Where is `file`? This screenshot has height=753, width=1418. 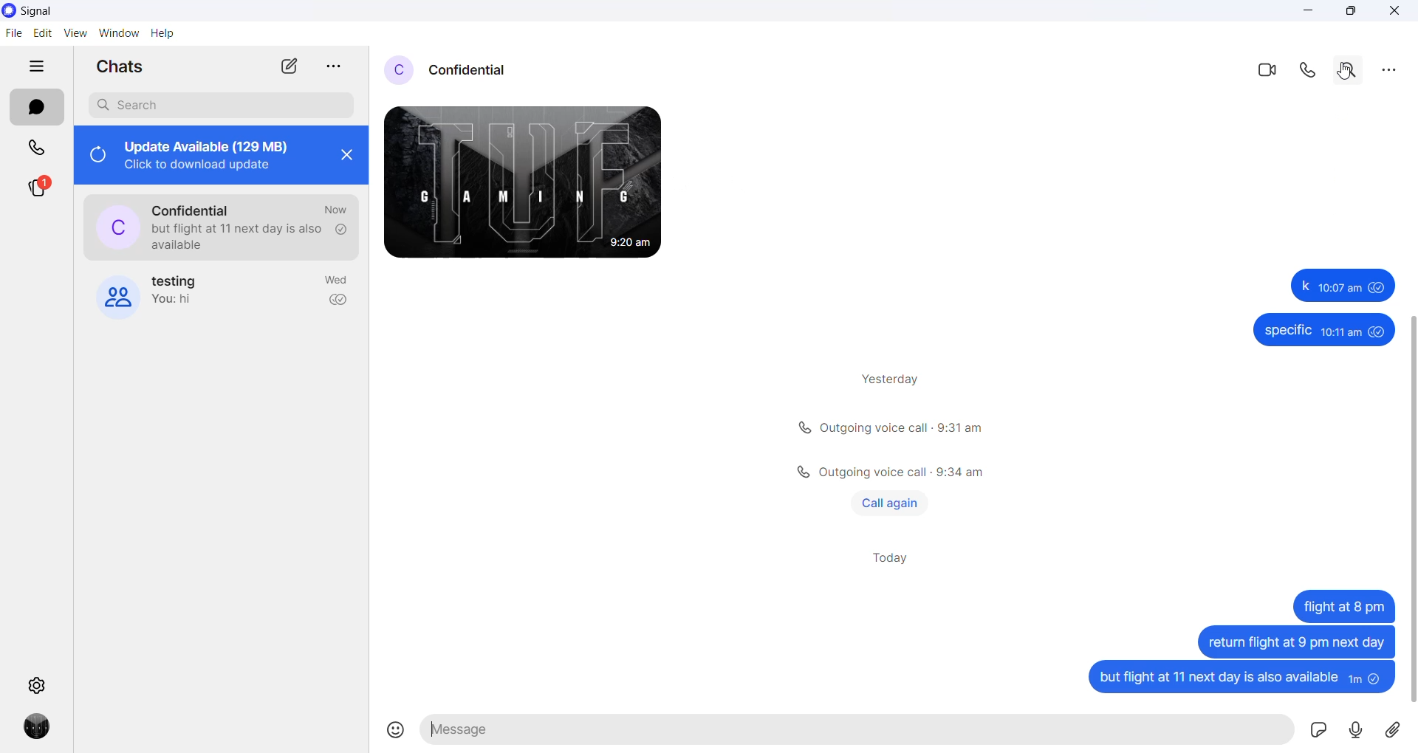 file is located at coordinates (13, 36).